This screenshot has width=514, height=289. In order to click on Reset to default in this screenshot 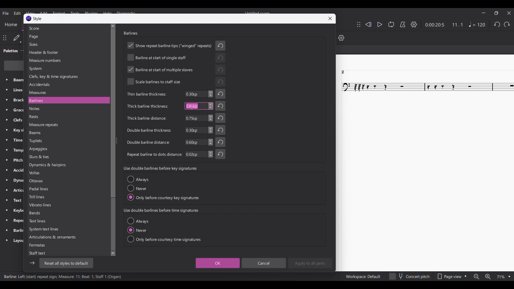, I will do `click(66, 263)`.